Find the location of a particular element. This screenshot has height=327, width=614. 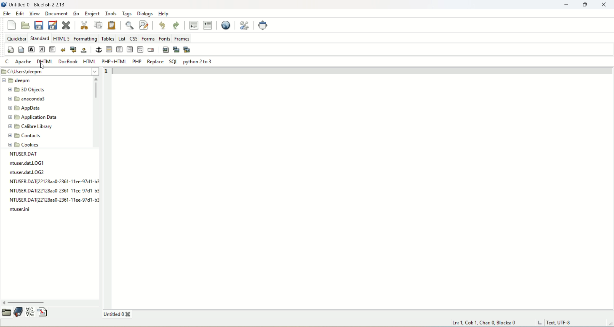

documentation is located at coordinates (19, 313).